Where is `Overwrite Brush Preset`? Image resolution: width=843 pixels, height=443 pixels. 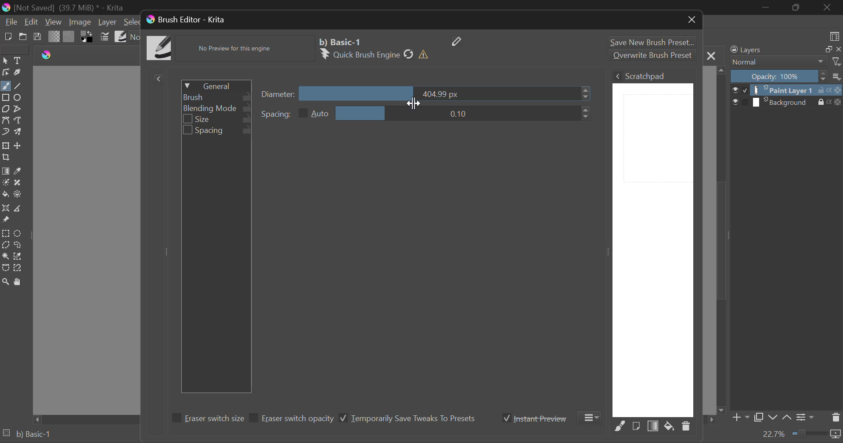
Overwrite Brush Preset is located at coordinates (652, 55).